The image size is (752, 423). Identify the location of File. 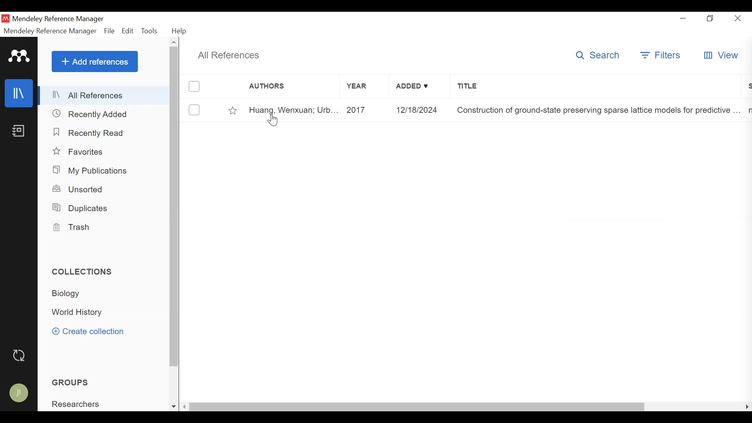
(109, 31).